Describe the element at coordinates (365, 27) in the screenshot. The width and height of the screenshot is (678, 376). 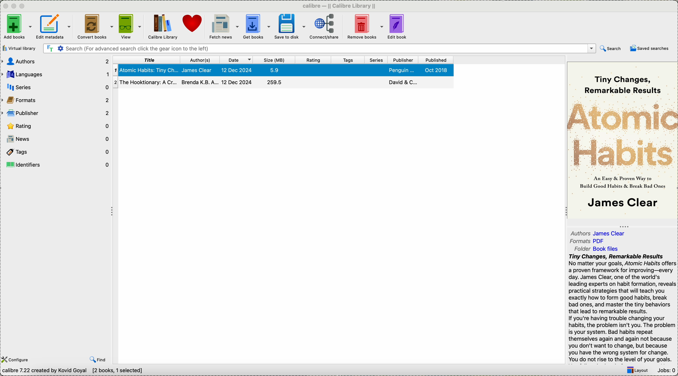
I see `remove books` at that location.